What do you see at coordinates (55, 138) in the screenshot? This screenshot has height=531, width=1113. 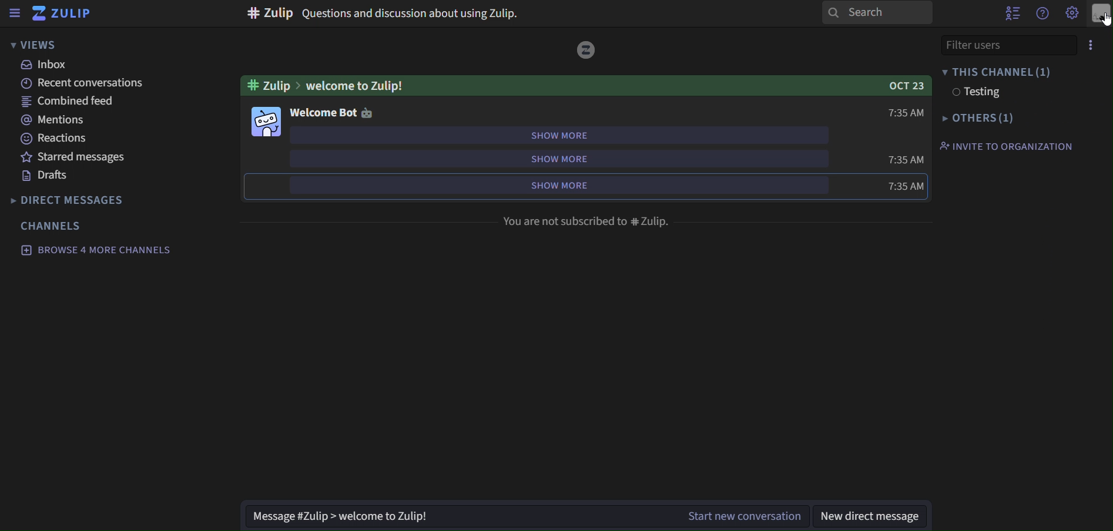 I see `reactions` at bounding box center [55, 138].